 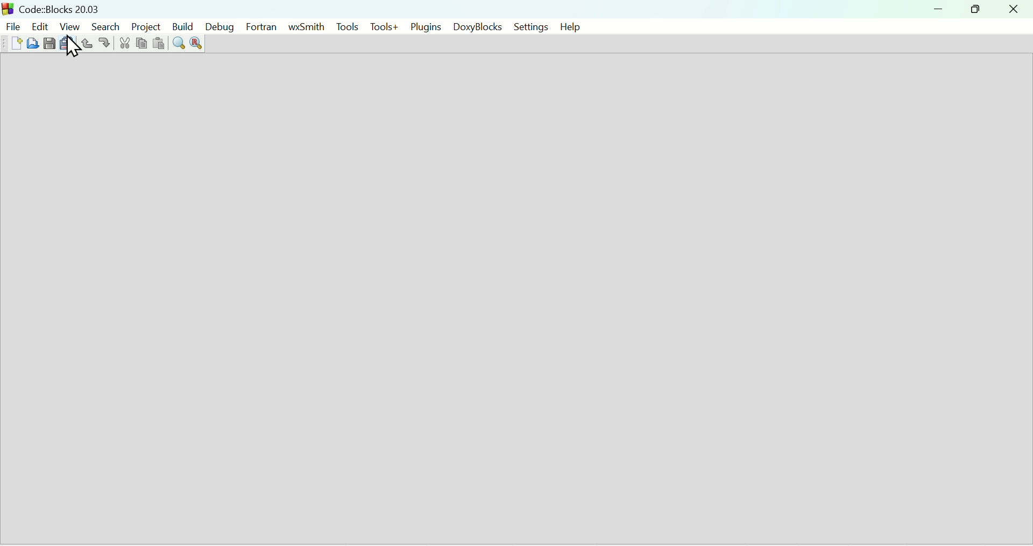 I want to click on Code Blocks Desktop icon, so click(x=9, y=8).